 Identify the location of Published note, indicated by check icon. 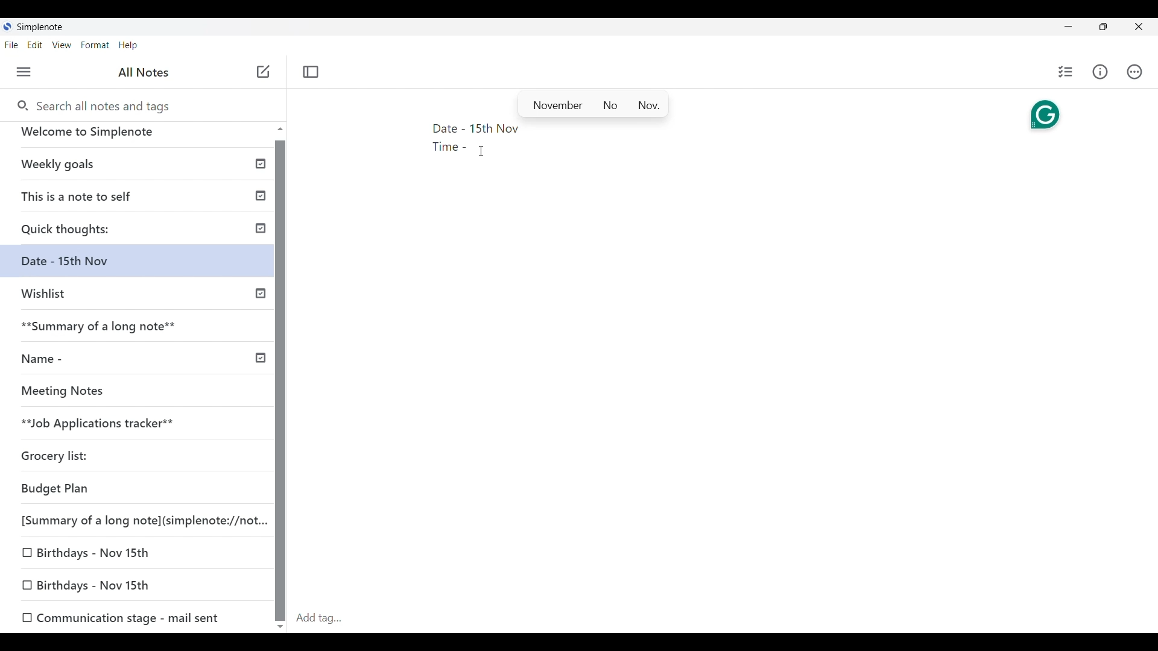
(142, 331).